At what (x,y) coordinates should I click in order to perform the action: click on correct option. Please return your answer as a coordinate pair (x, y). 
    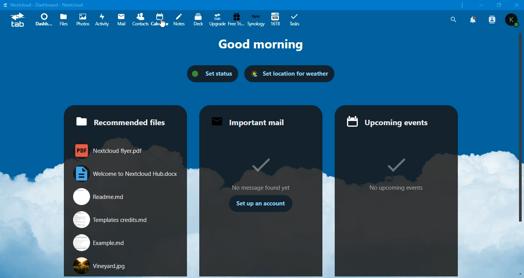
    Looking at the image, I should click on (259, 165).